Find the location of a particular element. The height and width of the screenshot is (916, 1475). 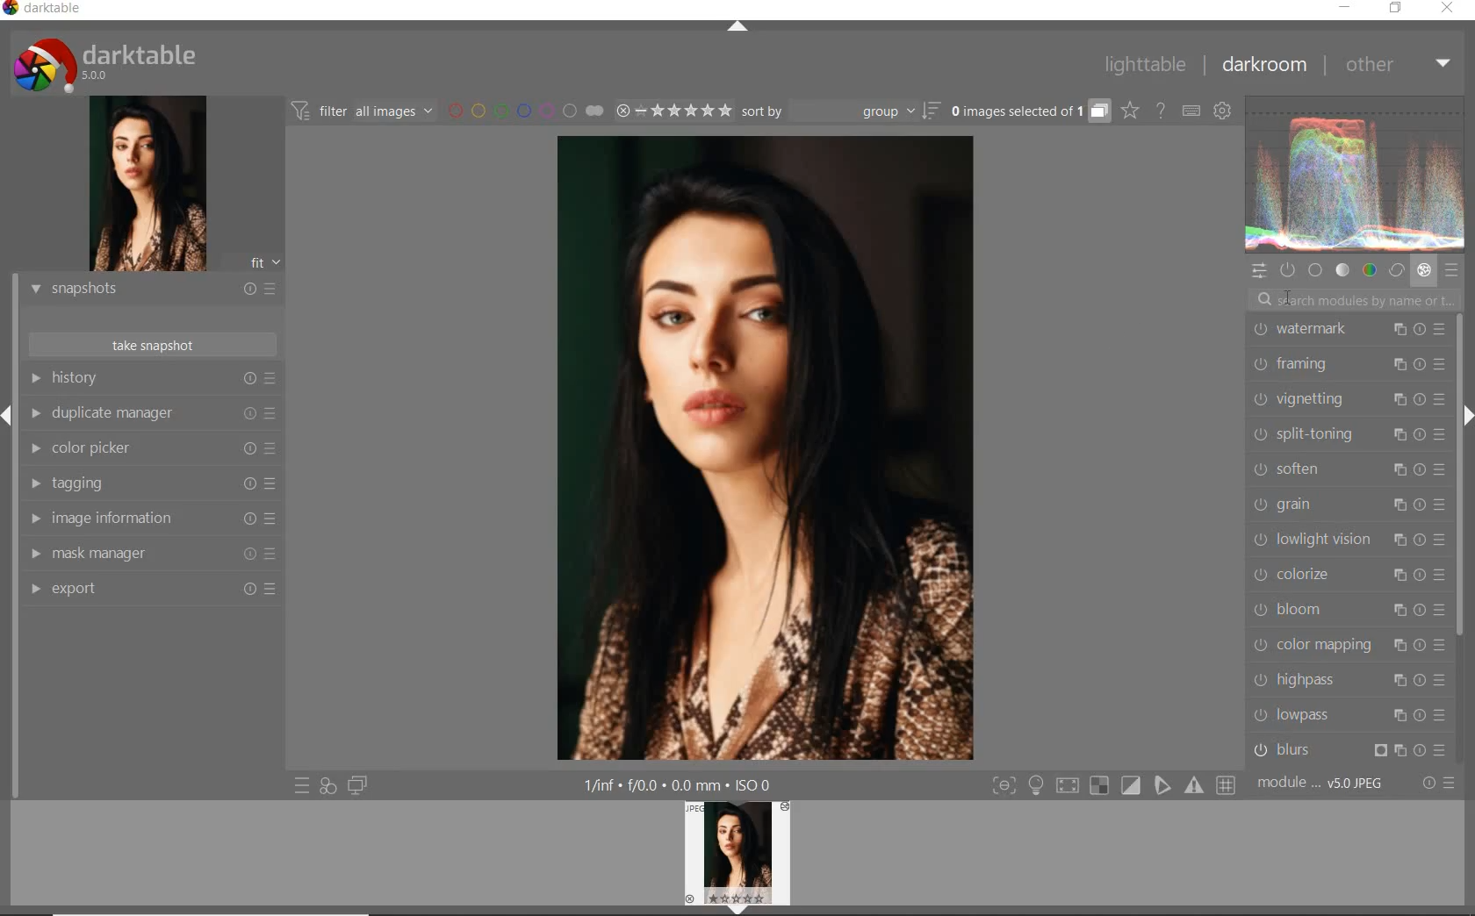

sort is located at coordinates (841, 111).